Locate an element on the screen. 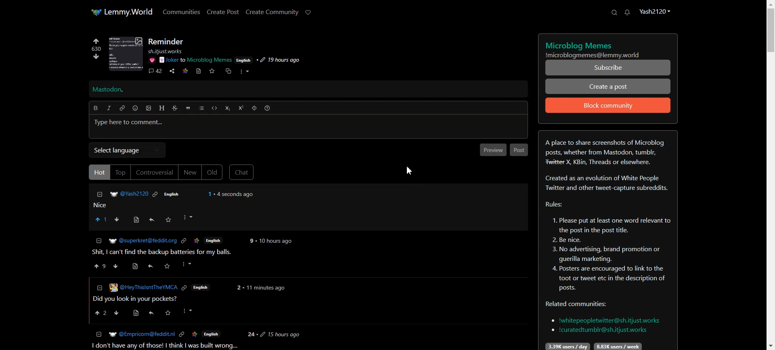 The image size is (775, 350). 4 seconds ago is located at coordinates (236, 194).